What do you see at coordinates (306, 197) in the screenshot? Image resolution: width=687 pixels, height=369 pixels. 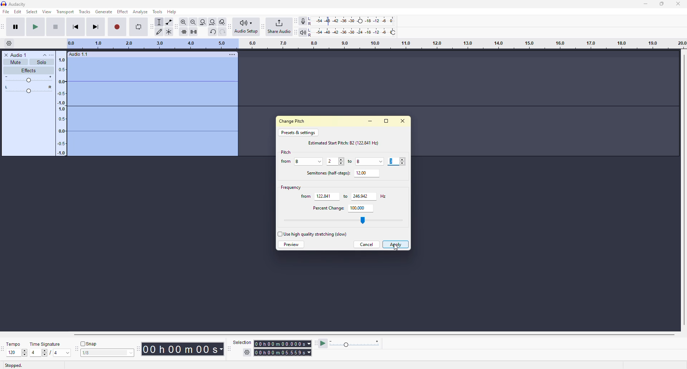 I see `from` at bounding box center [306, 197].